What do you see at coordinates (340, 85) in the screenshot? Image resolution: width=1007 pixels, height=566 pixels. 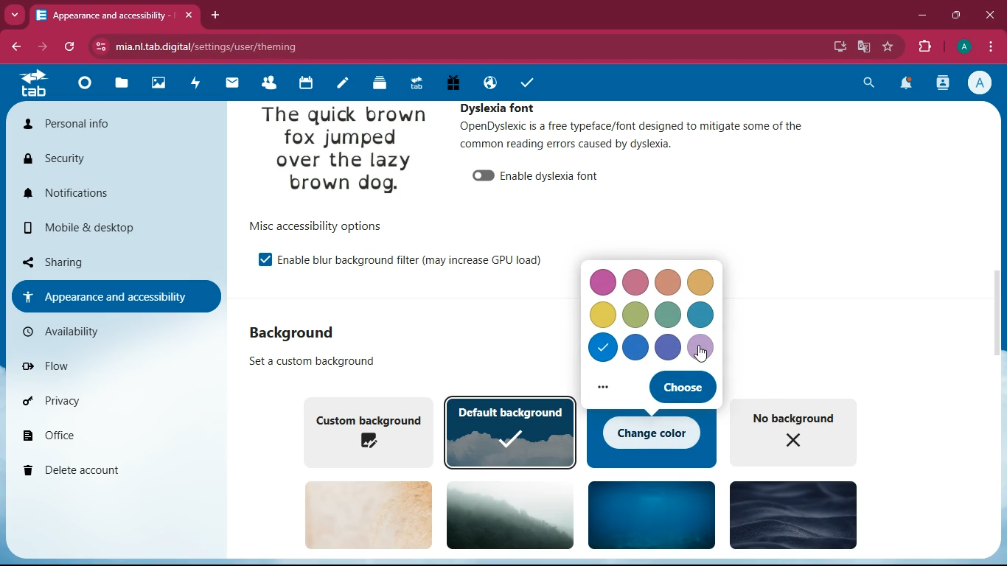 I see `notes` at bounding box center [340, 85].